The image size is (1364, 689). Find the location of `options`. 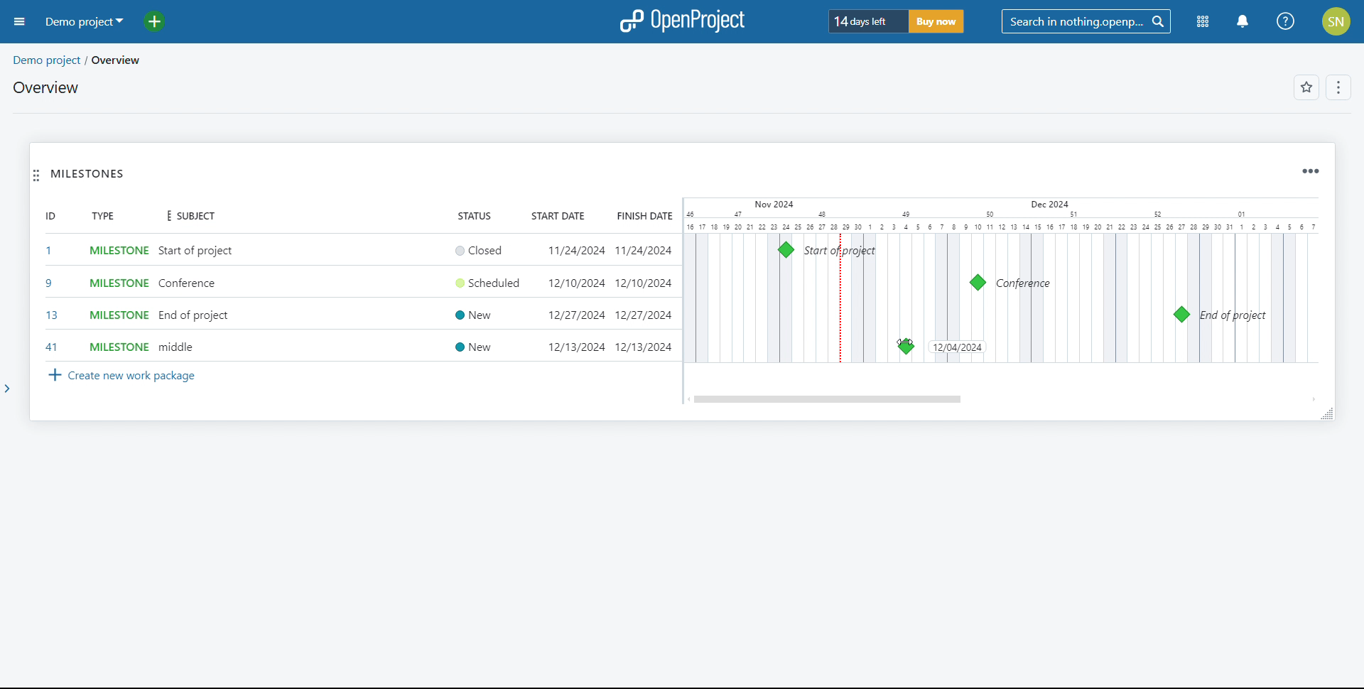

options is located at coordinates (1340, 88).